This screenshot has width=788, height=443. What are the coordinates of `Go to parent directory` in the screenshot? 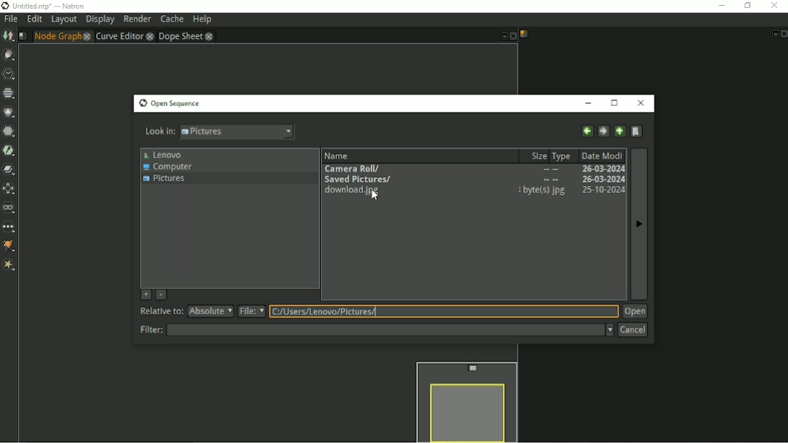 It's located at (619, 131).